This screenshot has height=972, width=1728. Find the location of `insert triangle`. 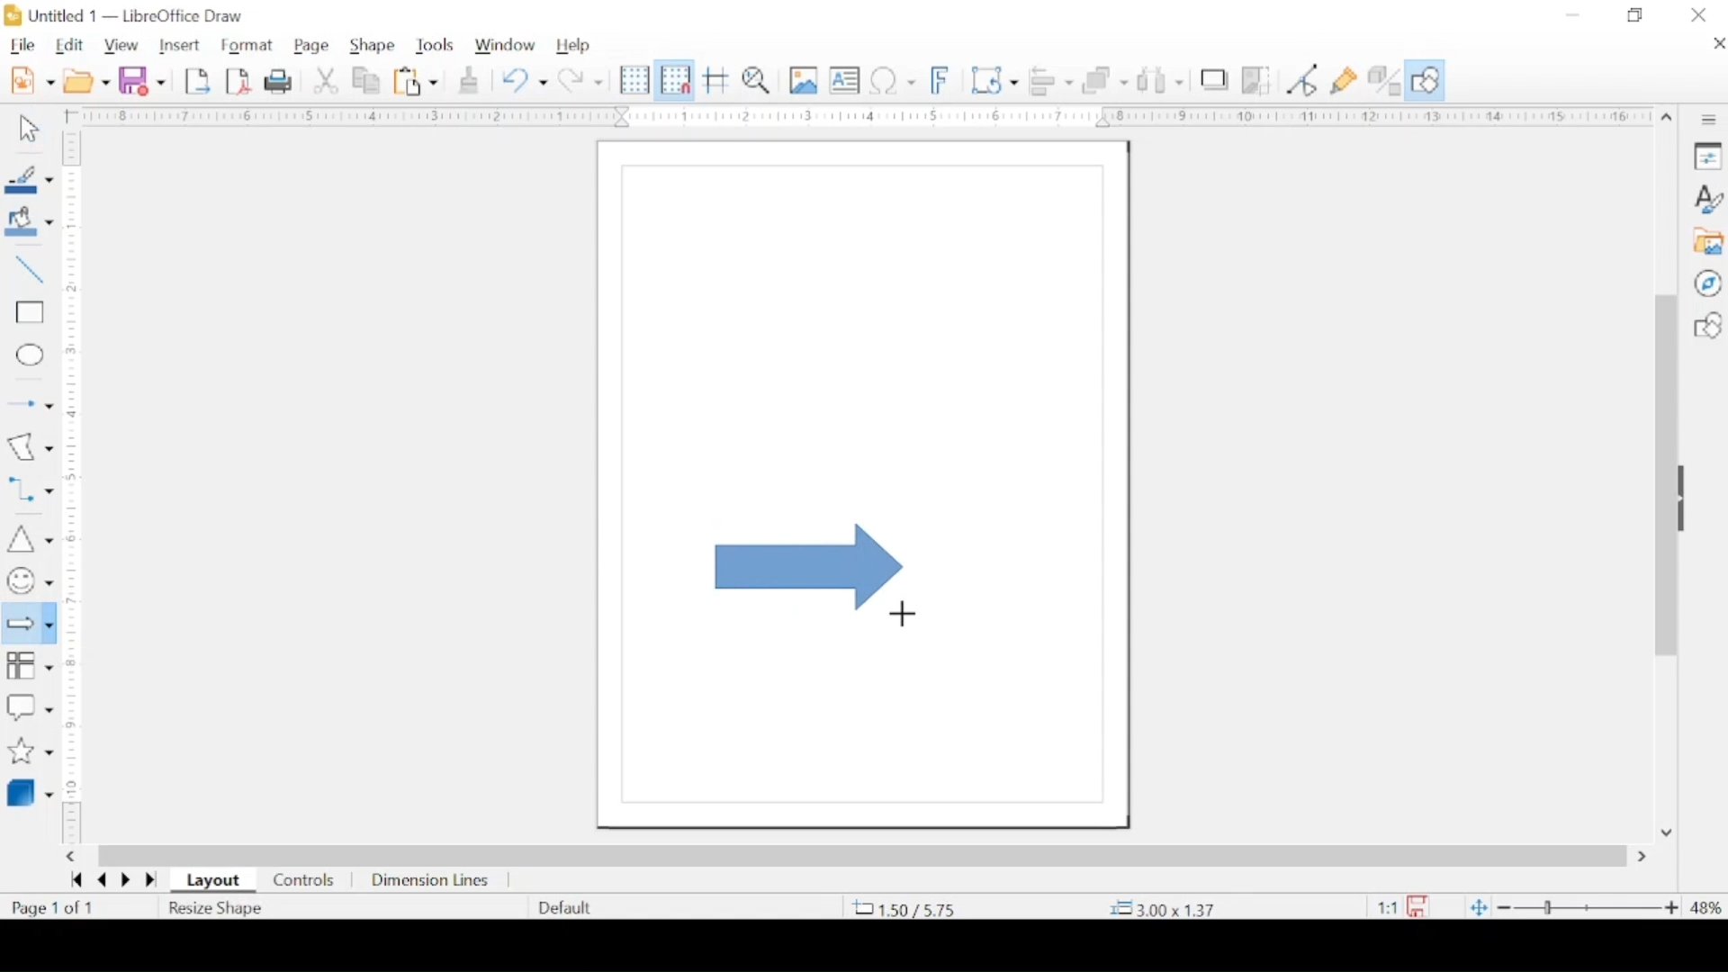

insert triangle is located at coordinates (29, 538).